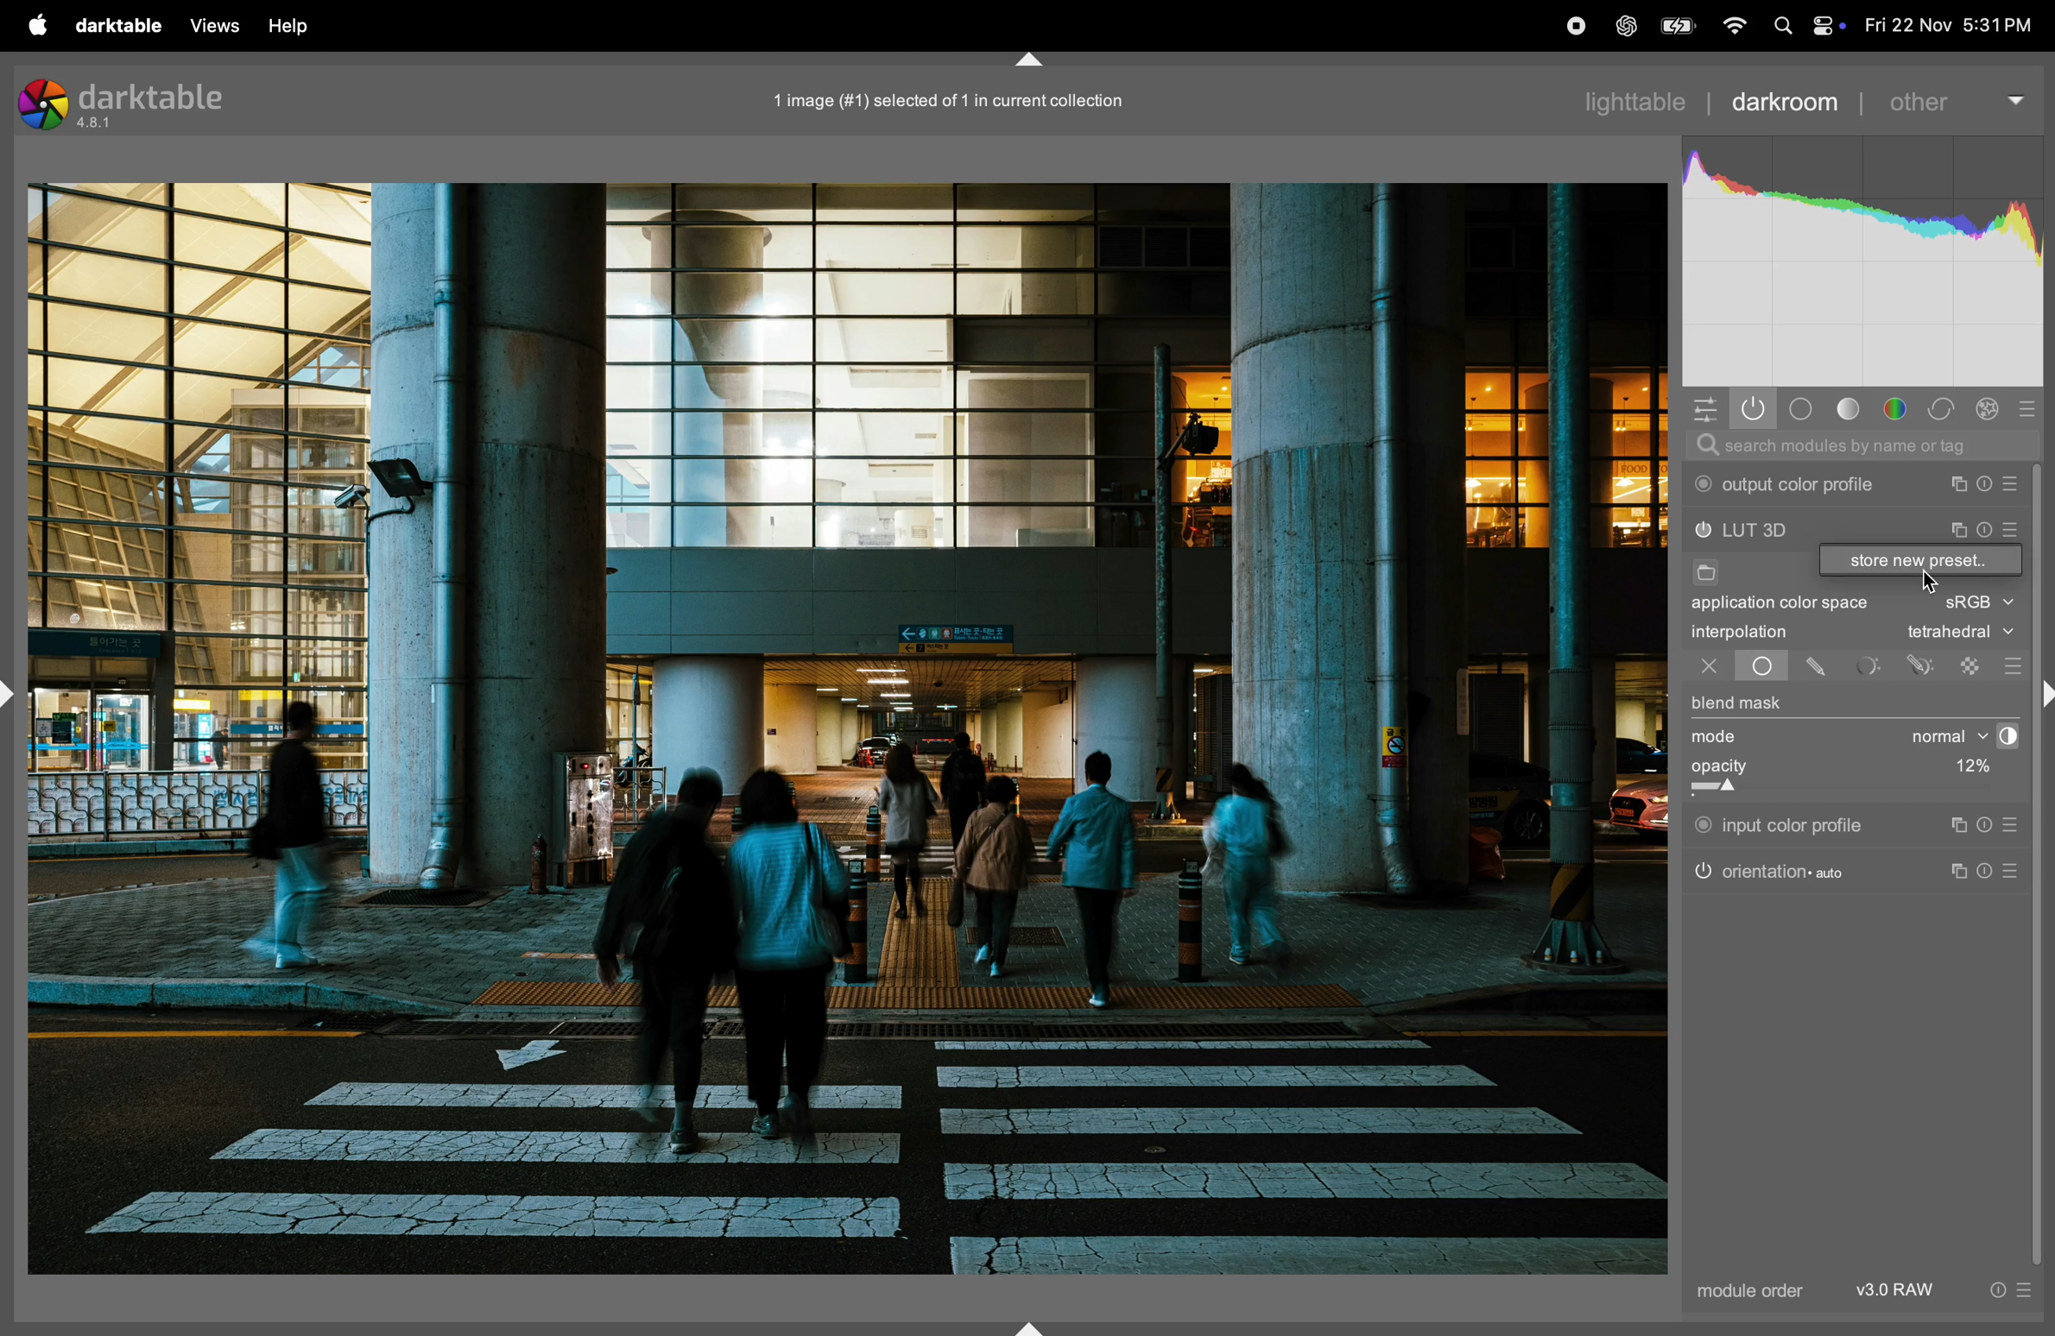 The image size is (2055, 1336). What do you see at coordinates (1819, 667) in the screenshot?
I see `drawn mask` at bounding box center [1819, 667].